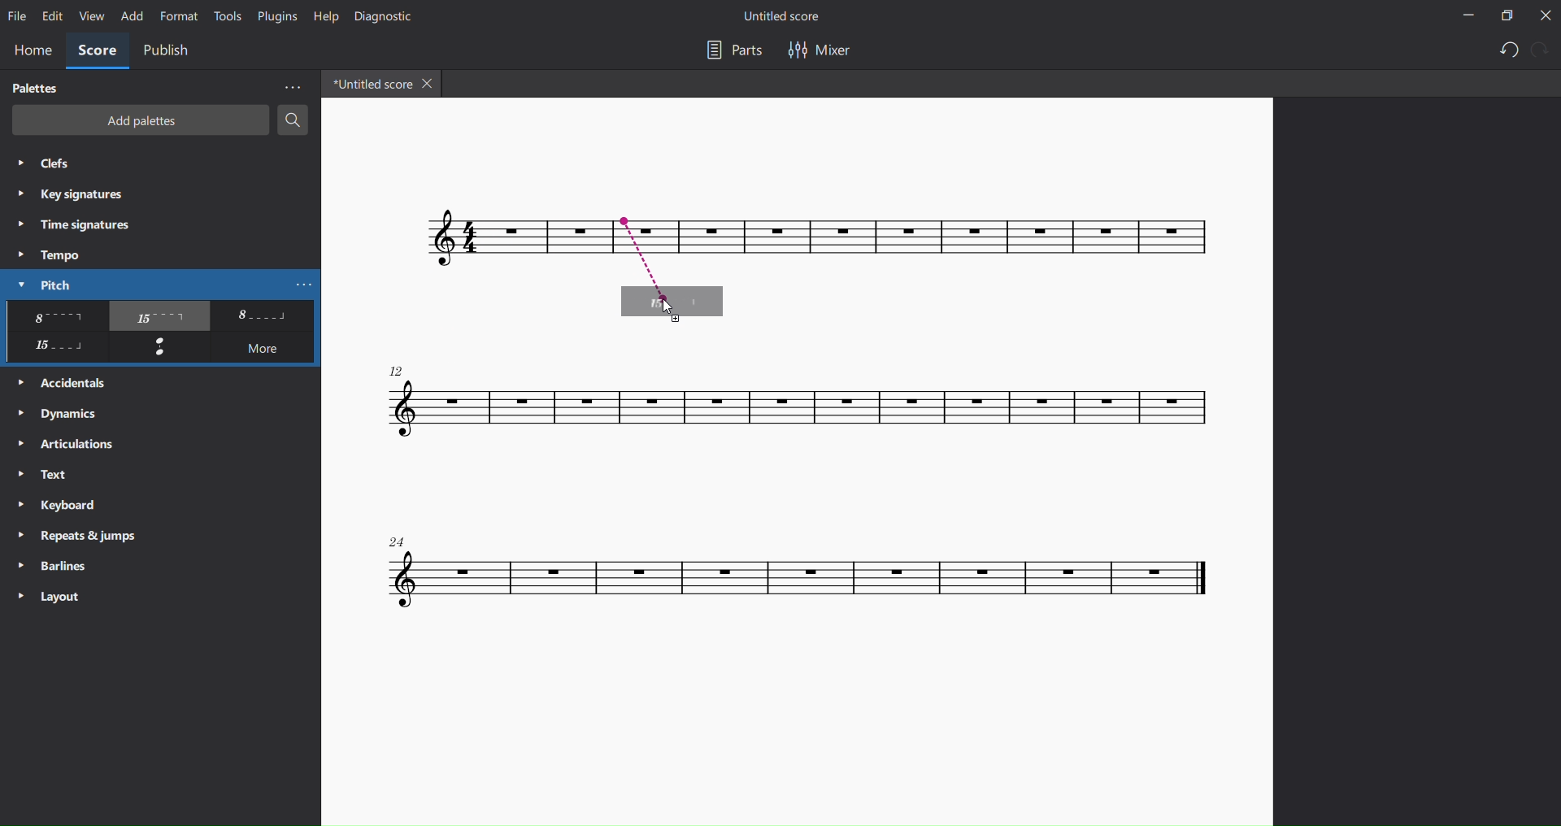  Describe the element at coordinates (28, 52) in the screenshot. I see `home` at that location.